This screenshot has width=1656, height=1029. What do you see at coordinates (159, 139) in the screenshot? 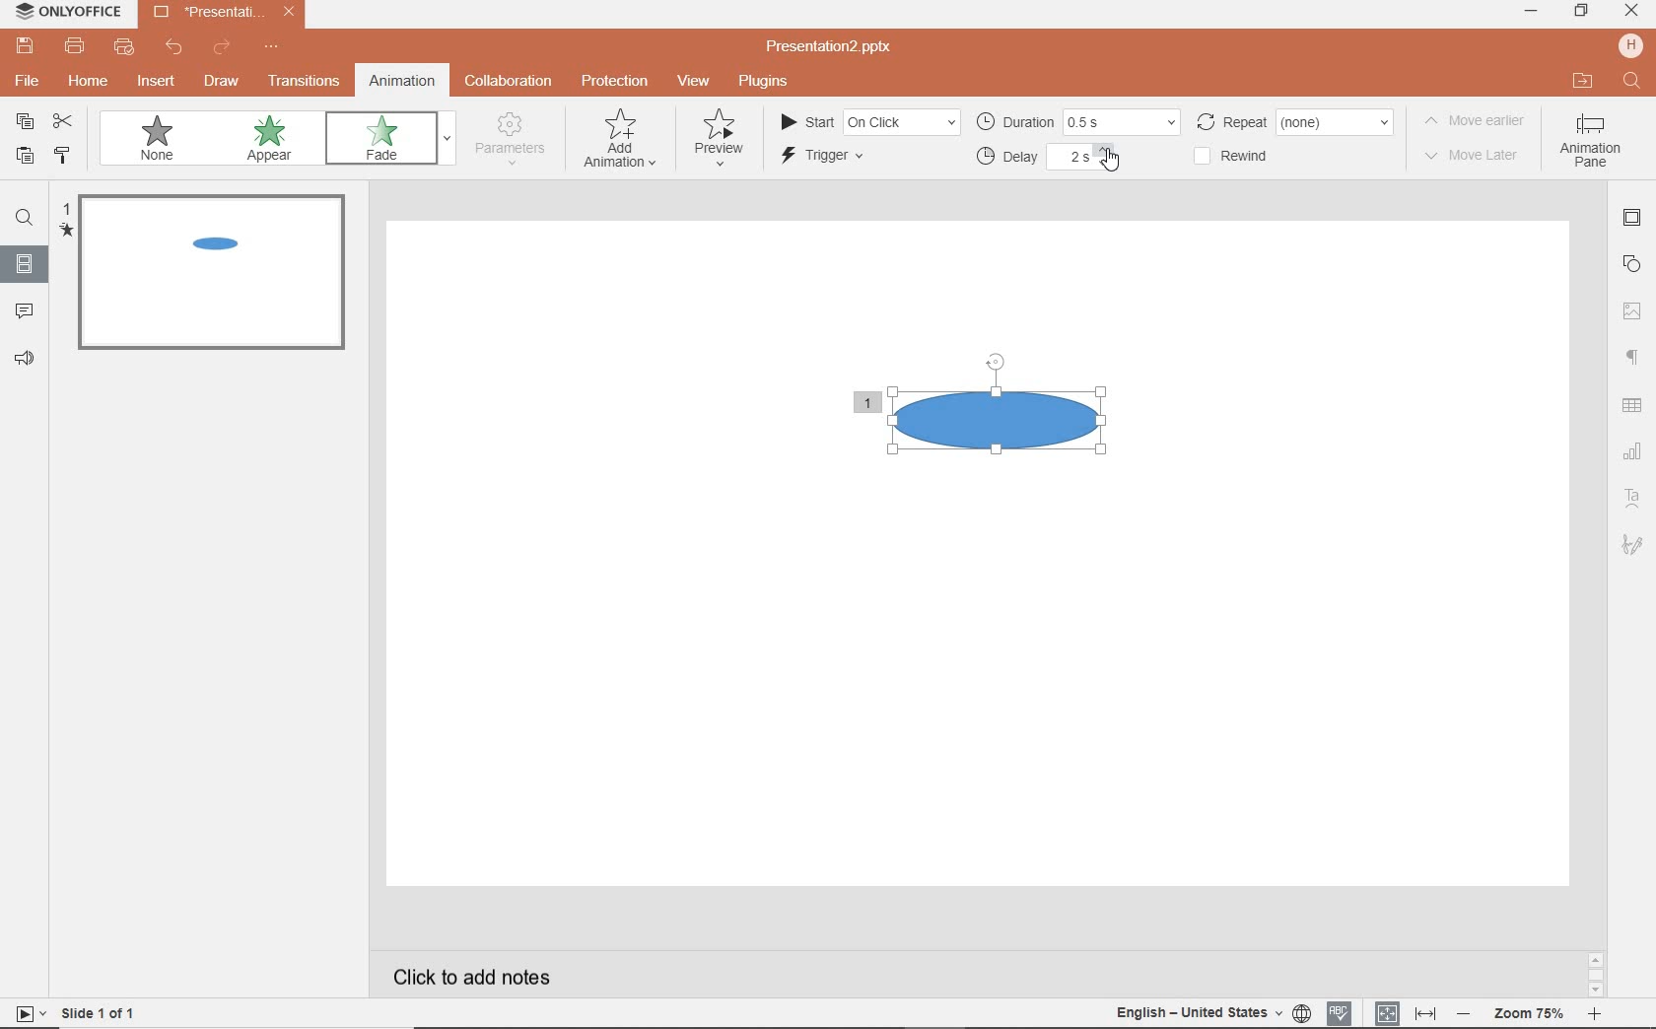
I see `none` at bounding box center [159, 139].